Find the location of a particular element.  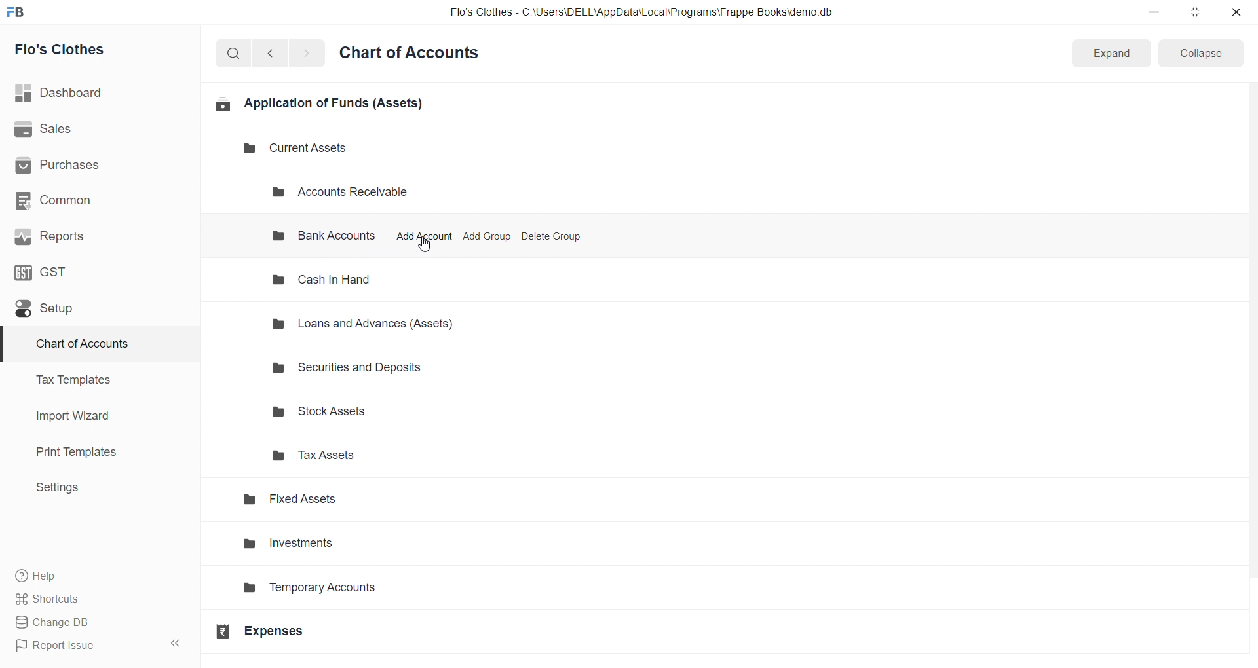

Dashboard is located at coordinates (96, 93).